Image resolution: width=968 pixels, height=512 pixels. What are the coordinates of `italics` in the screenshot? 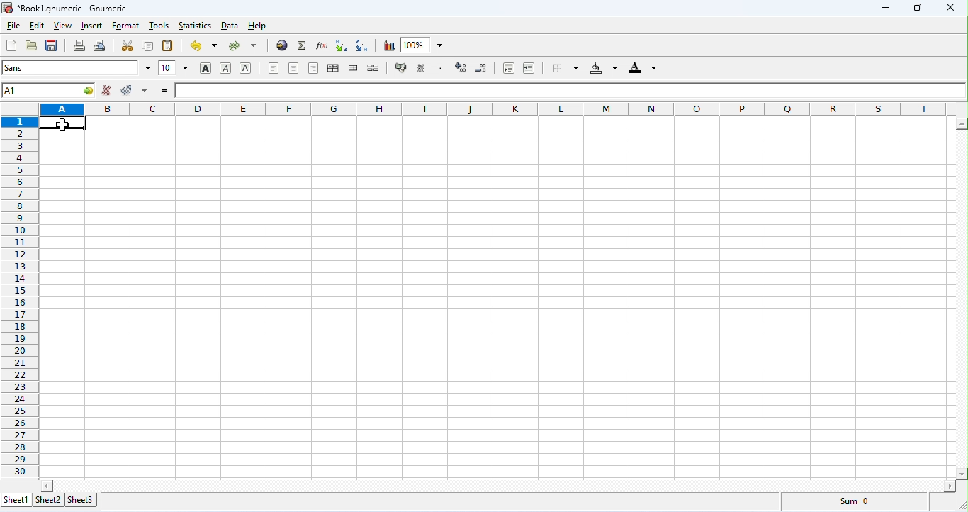 It's located at (227, 68).